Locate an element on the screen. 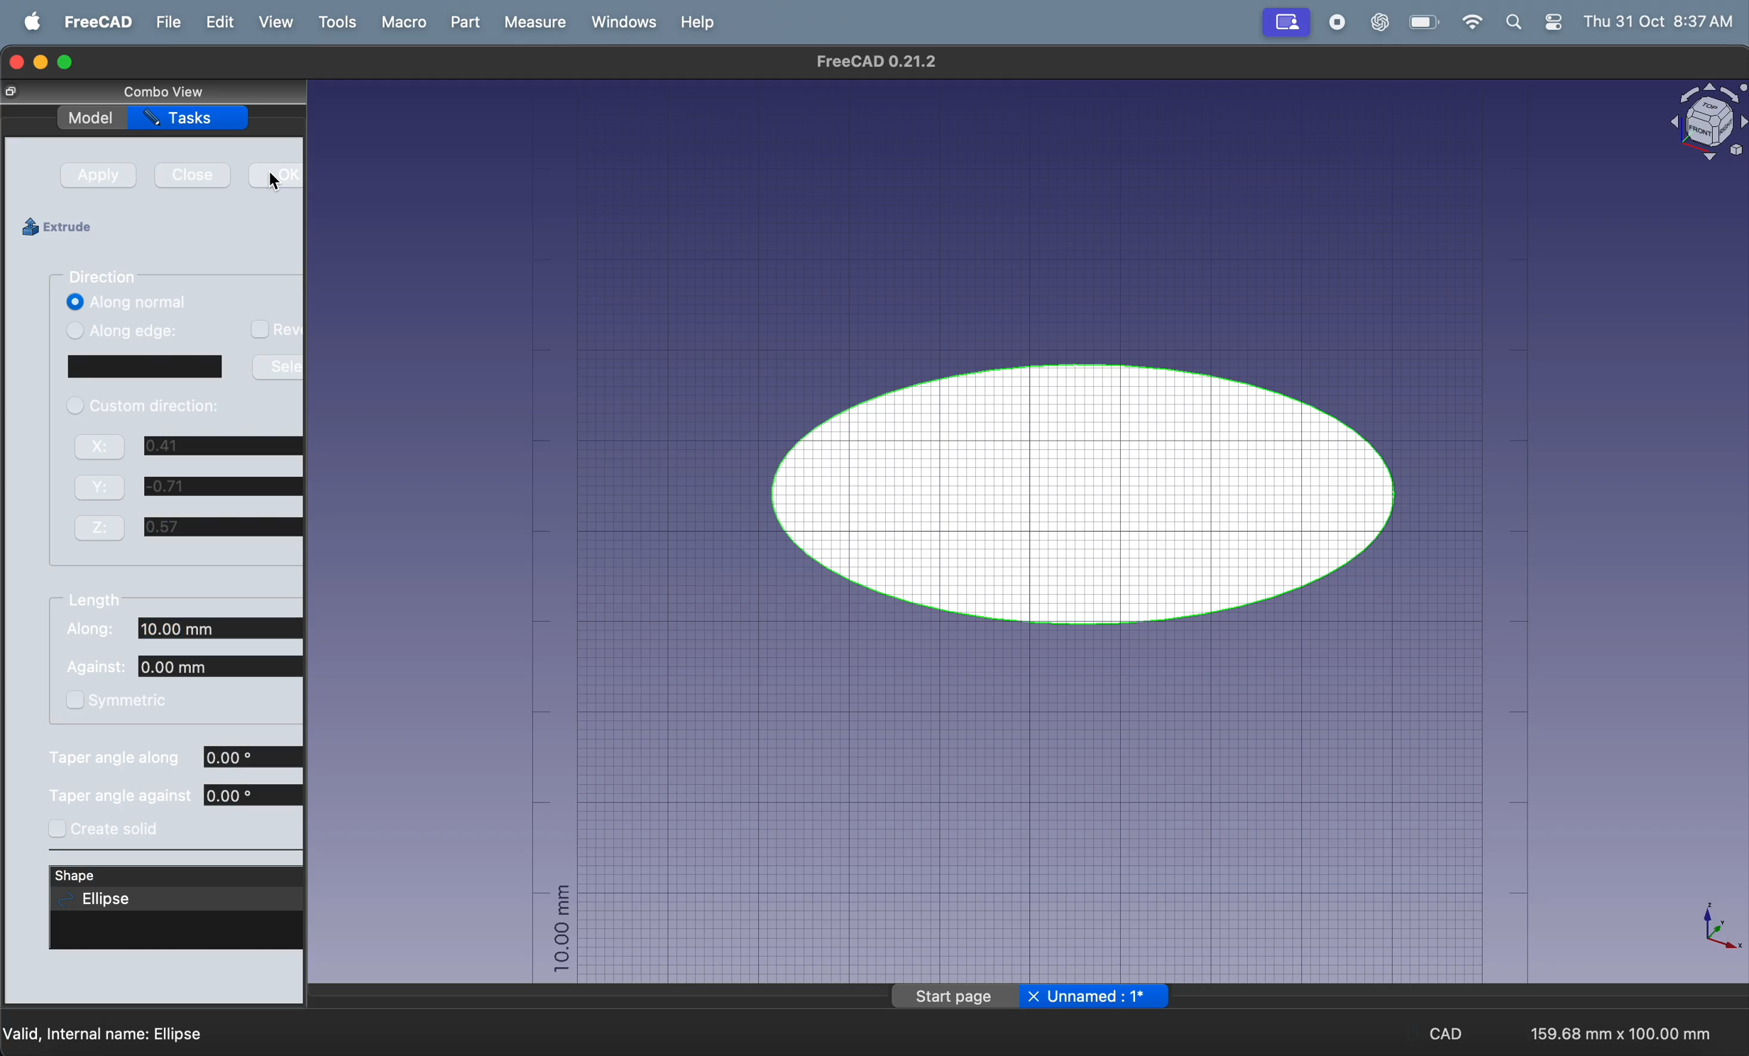 Image resolution: width=1749 pixels, height=1056 pixels. 10.0mm is located at coordinates (225, 666).